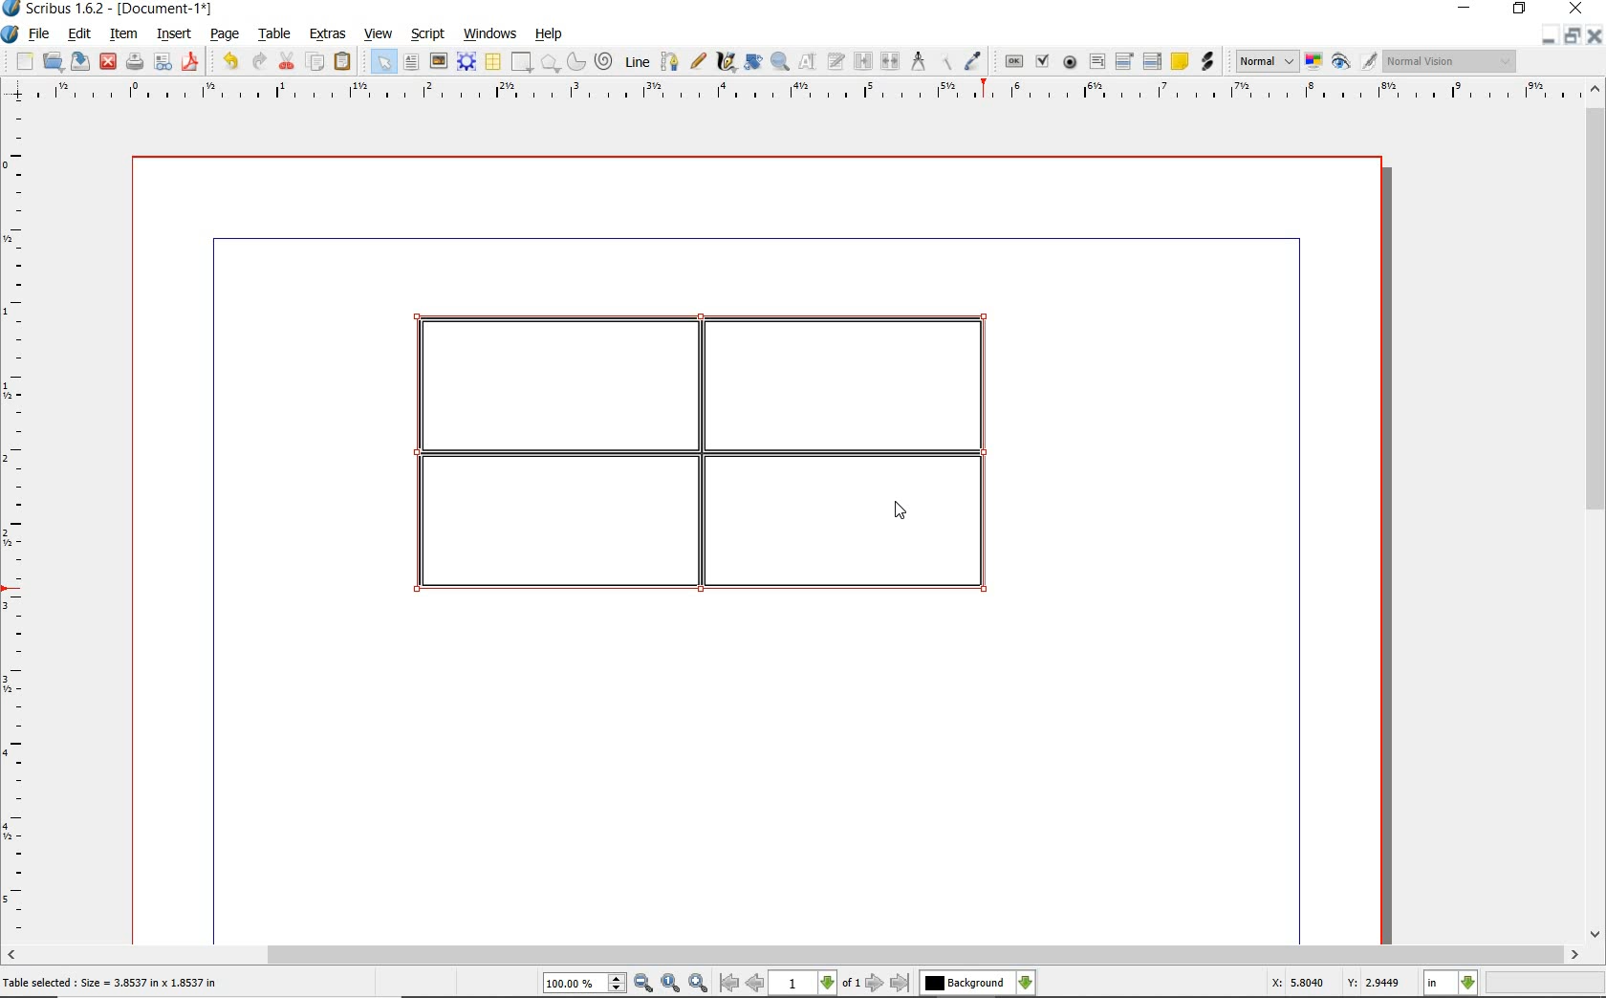  What do you see at coordinates (121, 34) in the screenshot?
I see `item` at bounding box center [121, 34].